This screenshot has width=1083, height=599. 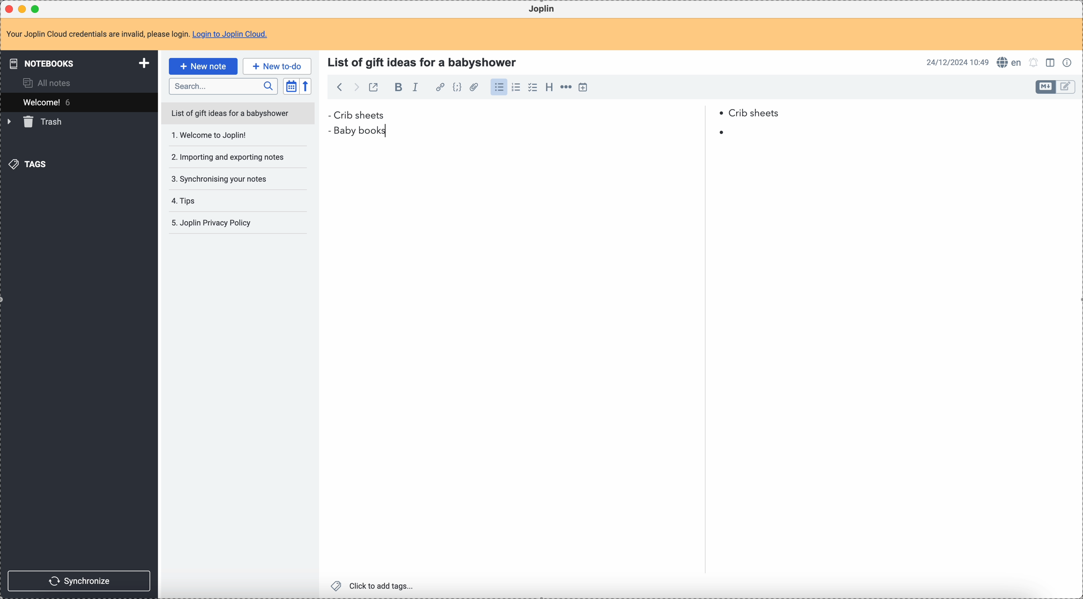 What do you see at coordinates (239, 115) in the screenshot?
I see `list of gift ideas for a babyshower` at bounding box center [239, 115].